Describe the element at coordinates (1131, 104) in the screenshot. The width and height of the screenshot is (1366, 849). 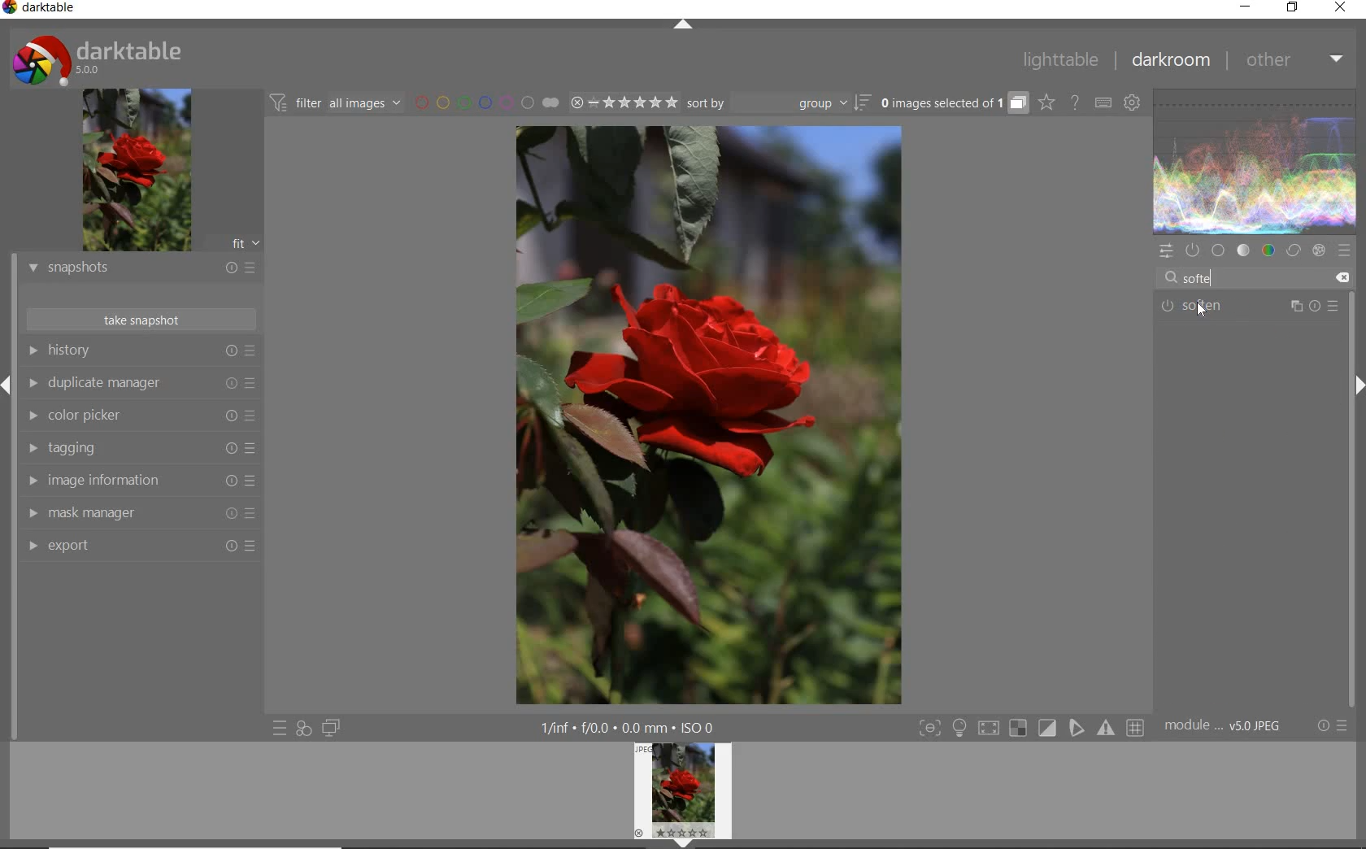
I see `show global preferences` at that location.